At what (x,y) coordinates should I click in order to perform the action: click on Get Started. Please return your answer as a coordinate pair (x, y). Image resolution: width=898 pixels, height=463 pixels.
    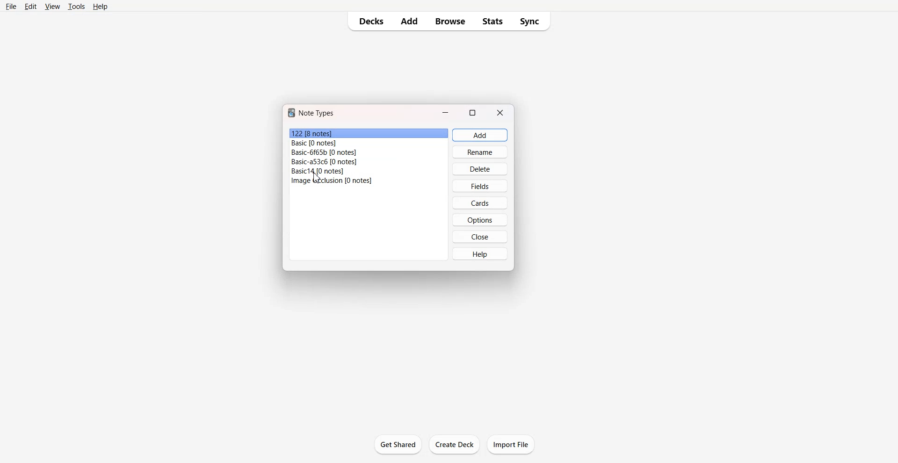
    Looking at the image, I should click on (398, 444).